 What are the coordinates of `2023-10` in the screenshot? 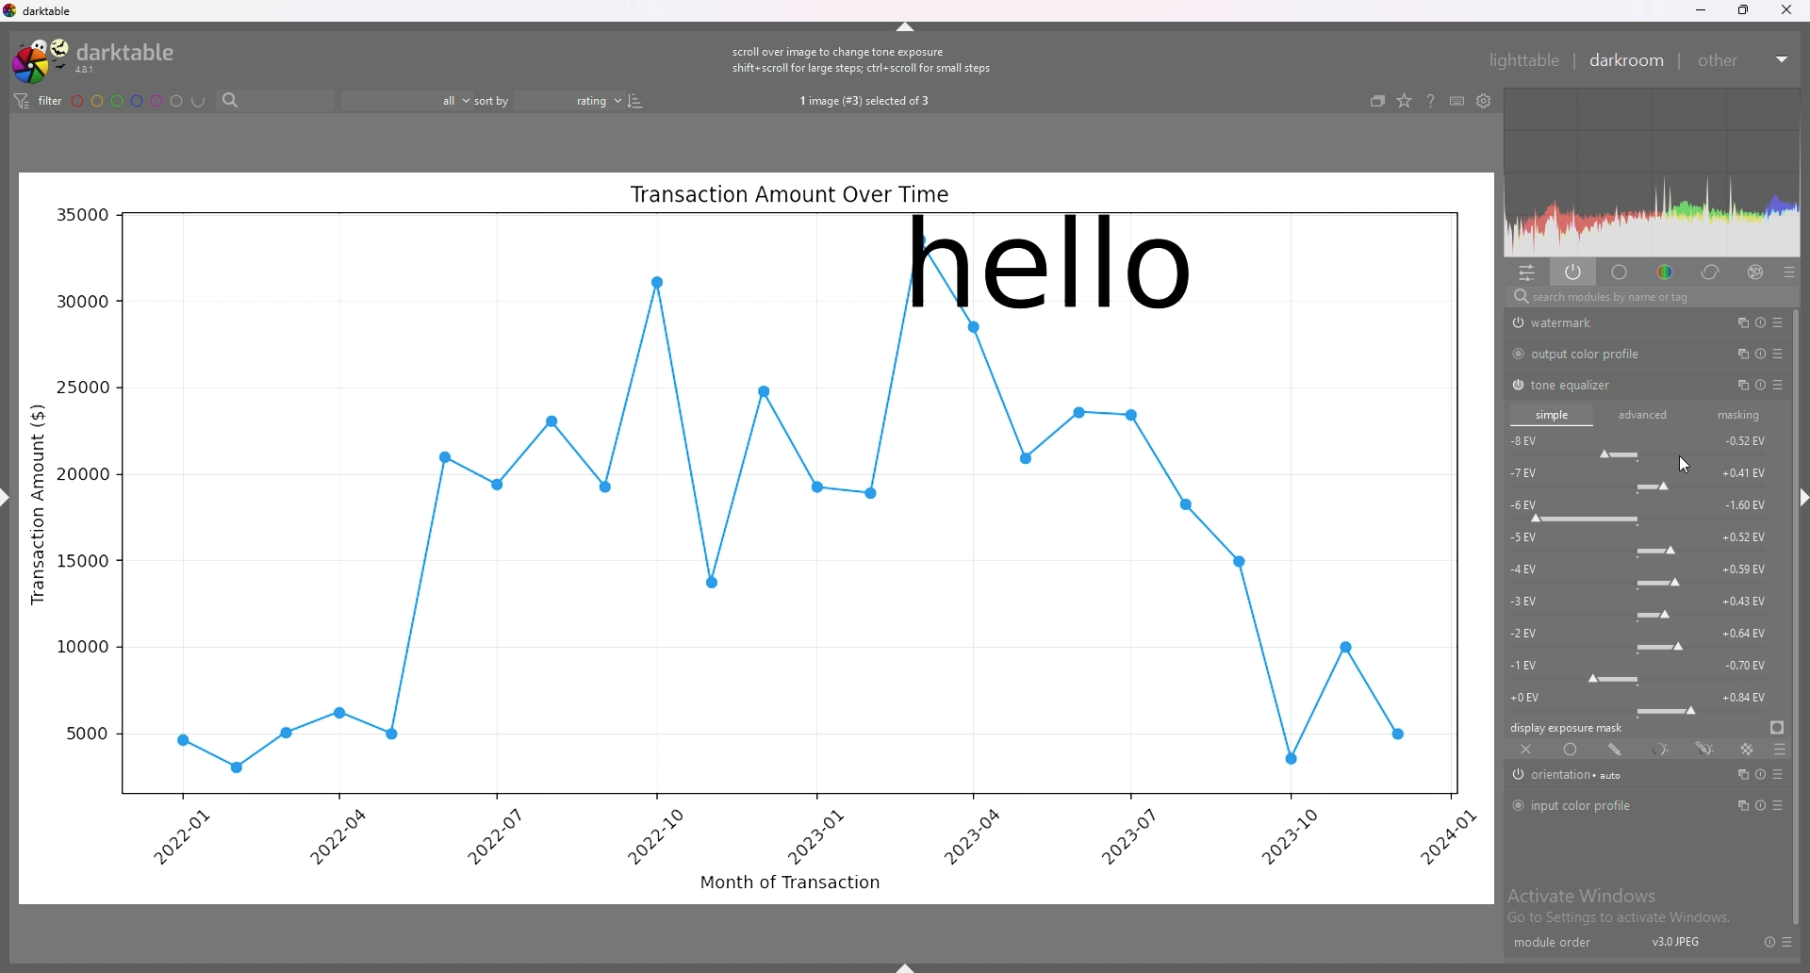 It's located at (1298, 837).